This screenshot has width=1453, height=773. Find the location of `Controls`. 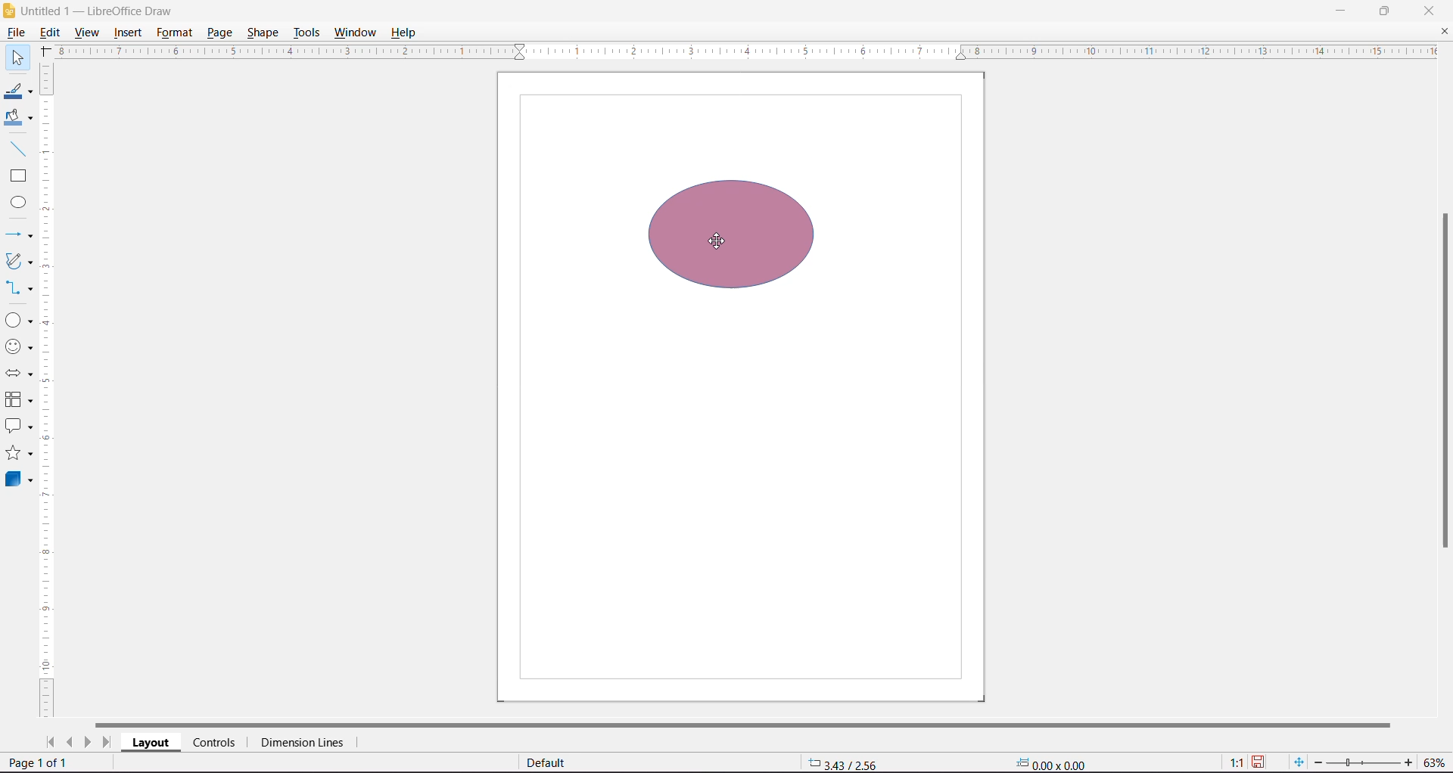

Controls is located at coordinates (217, 743).